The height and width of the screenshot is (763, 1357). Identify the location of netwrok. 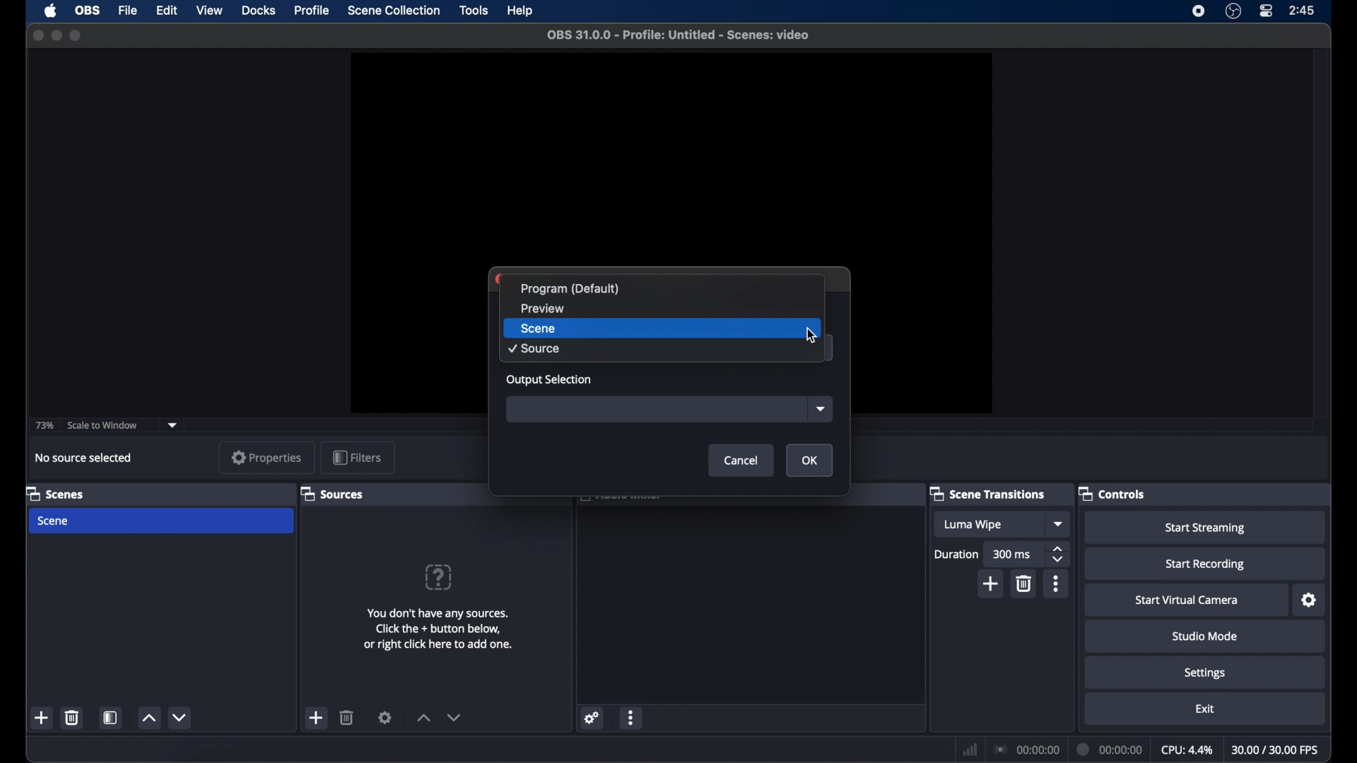
(970, 749).